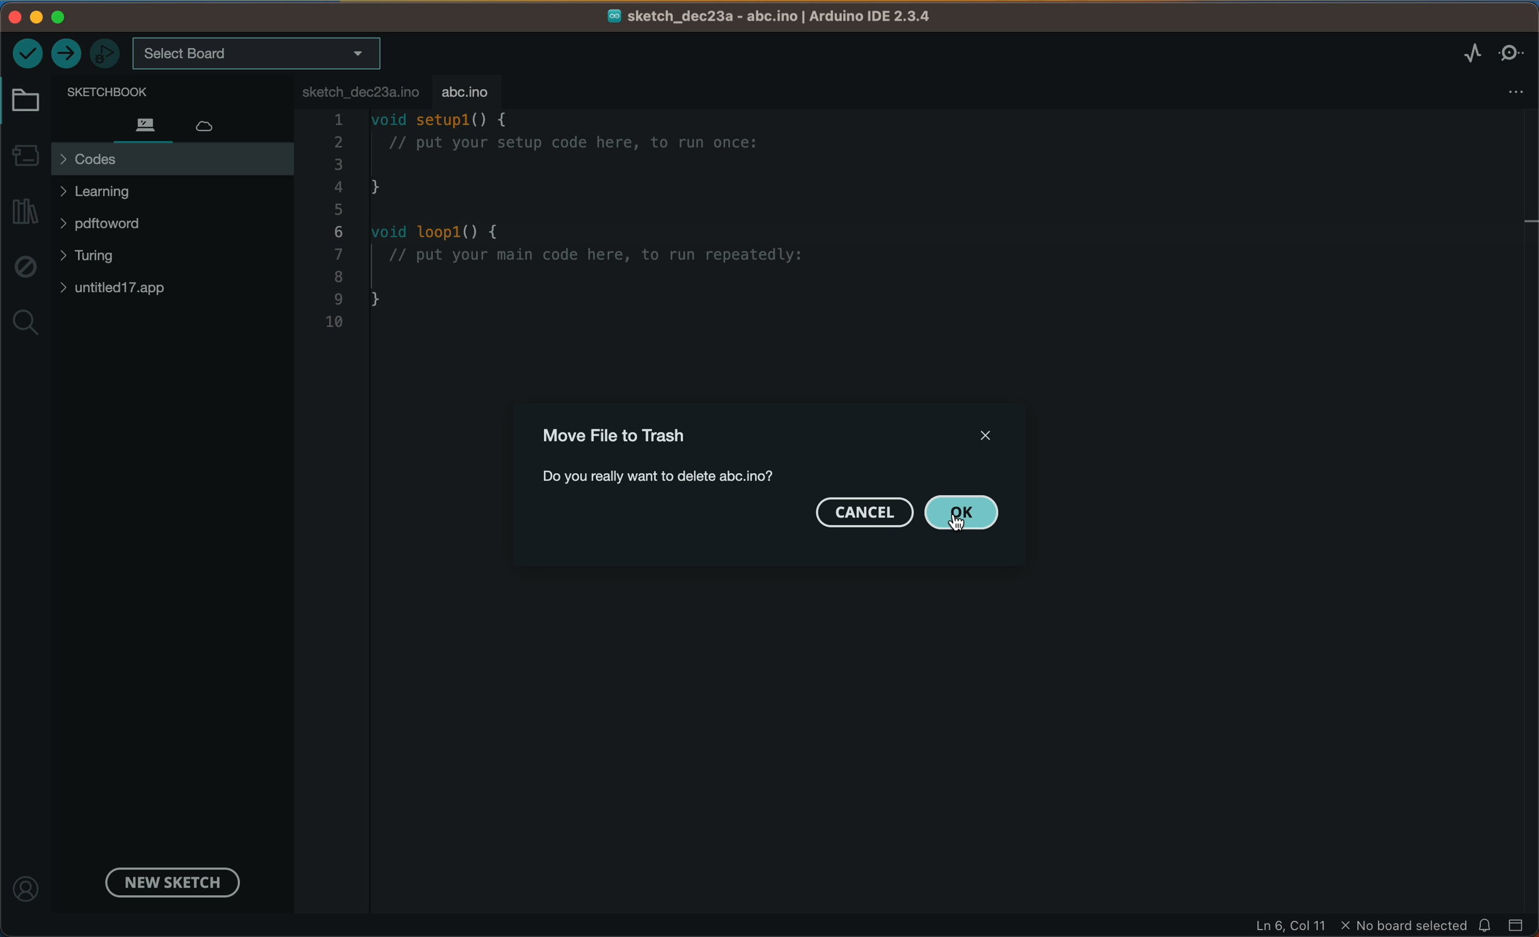  What do you see at coordinates (776, 16) in the screenshot?
I see `file name` at bounding box center [776, 16].